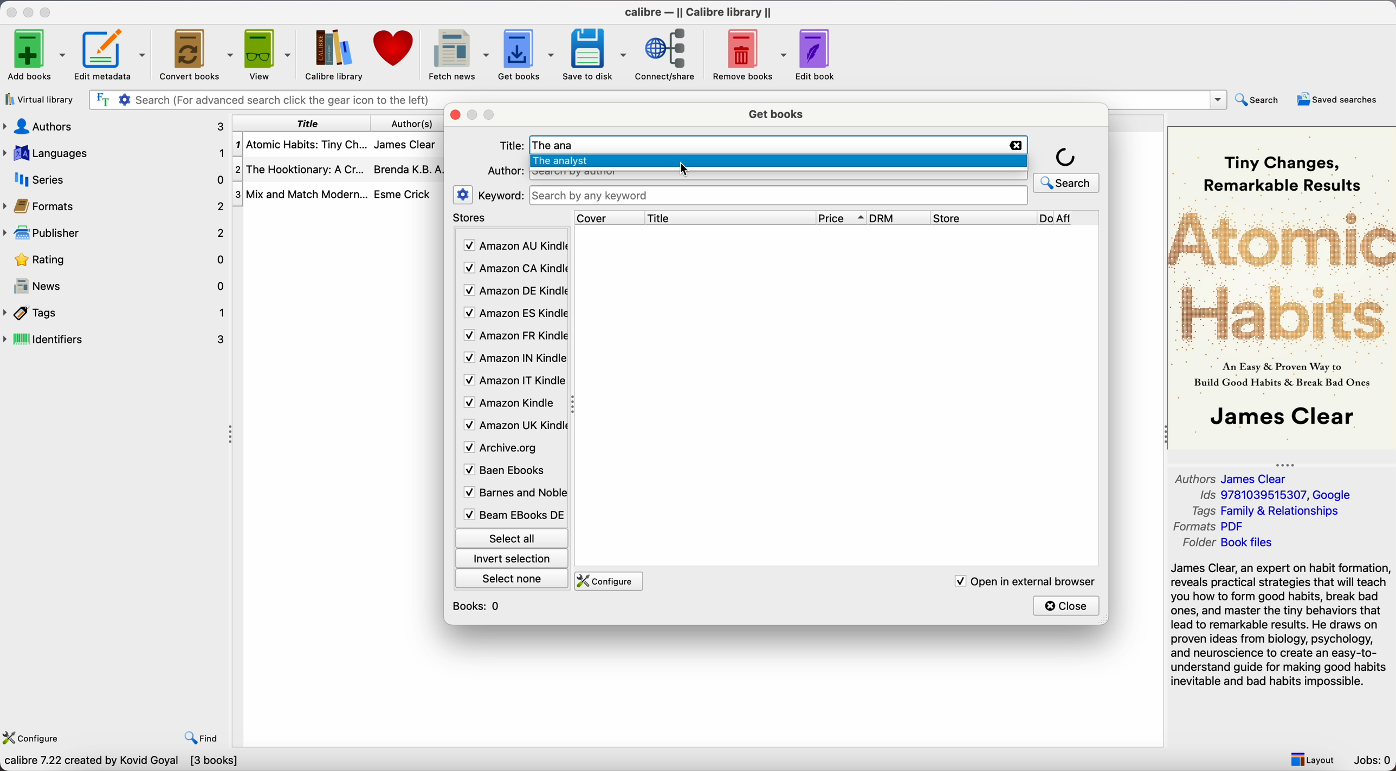 The width and height of the screenshot is (1396, 771). I want to click on price, so click(843, 218).